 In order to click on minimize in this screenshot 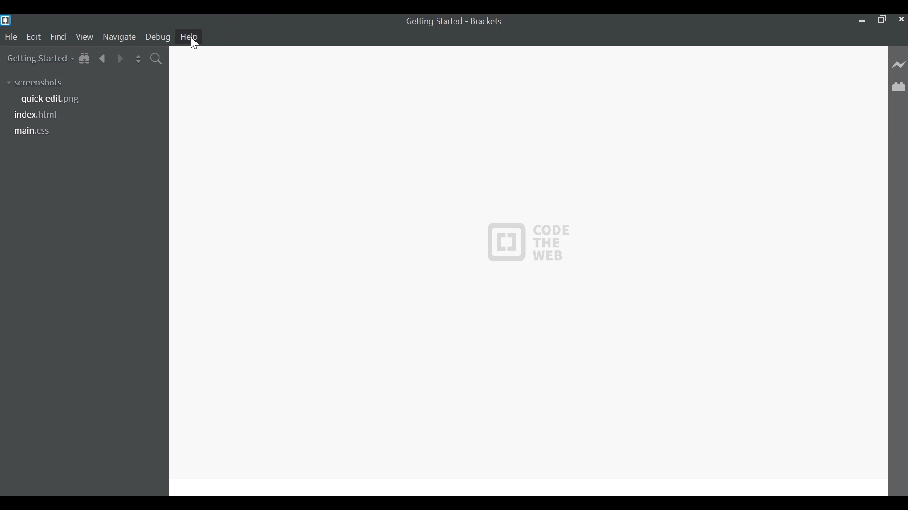, I will do `click(862, 19)`.